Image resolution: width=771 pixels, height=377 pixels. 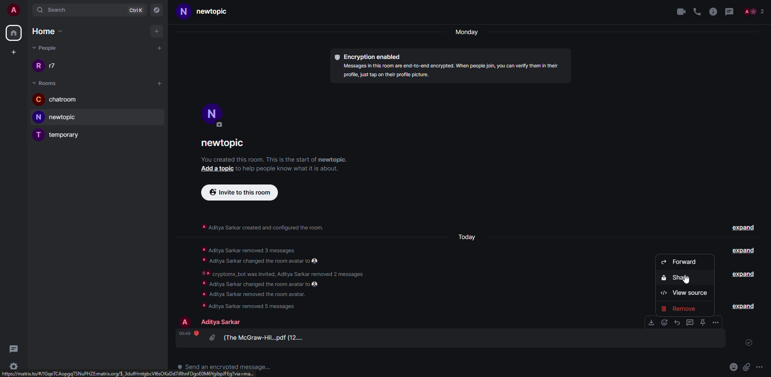 I want to click on pin, so click(x=703, y=322).